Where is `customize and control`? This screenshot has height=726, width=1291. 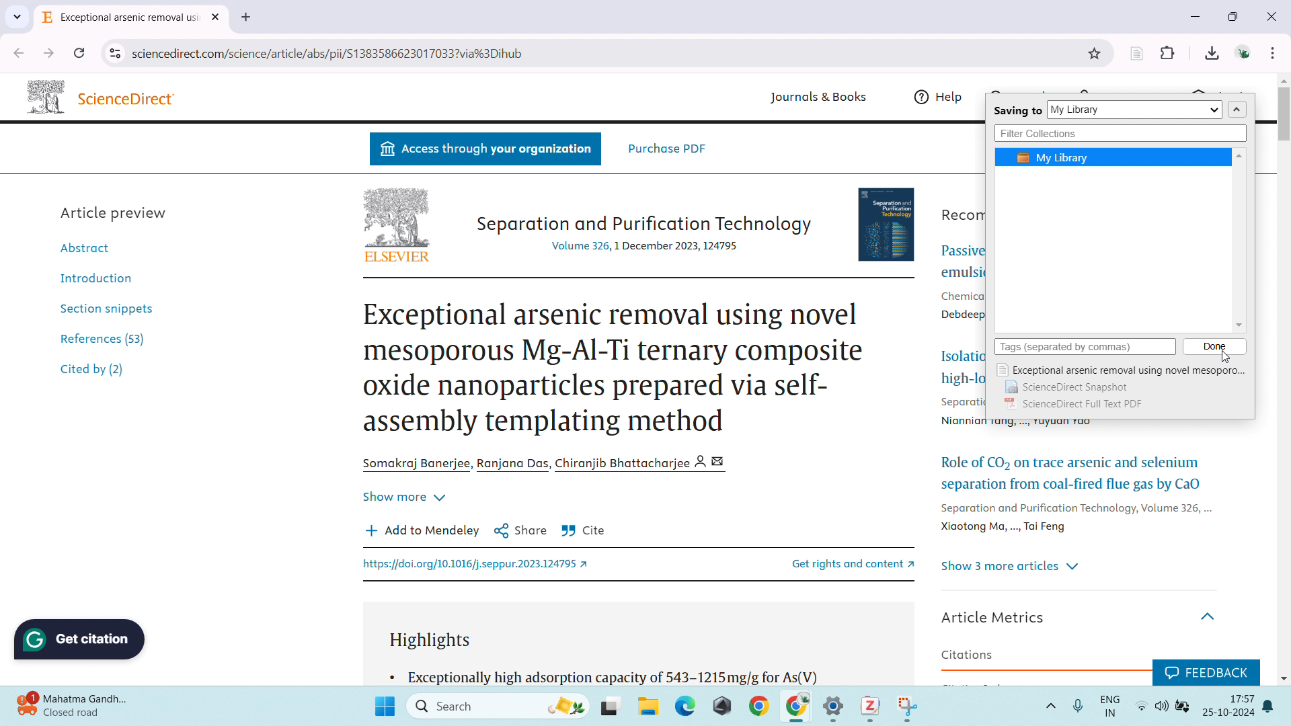 customize and control is located at coordinates (1274, 52).